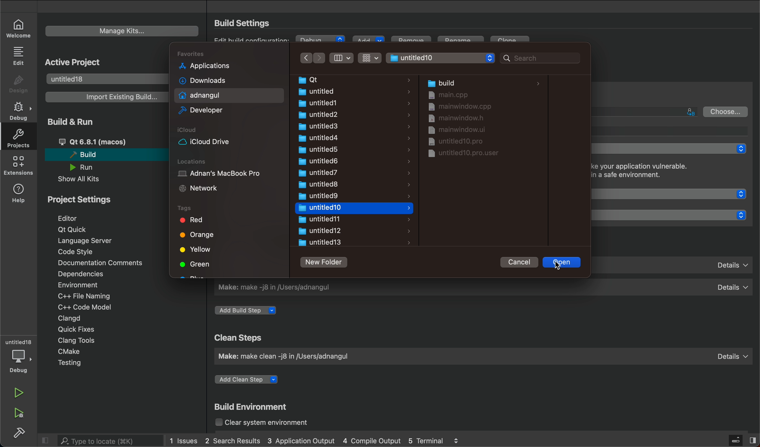 This screenshot has width=760, height=447. What do you see at coordinates (521, 263) in the screenshot?
I see `cancel` at bounding box center [521, 263].